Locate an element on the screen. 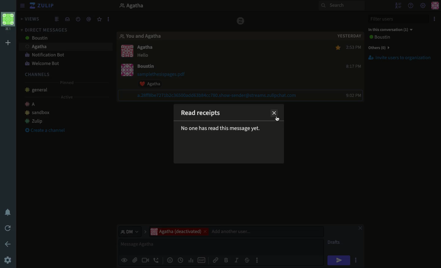 The image size is (441, 268). View all users is located at coordinates (385, 38).